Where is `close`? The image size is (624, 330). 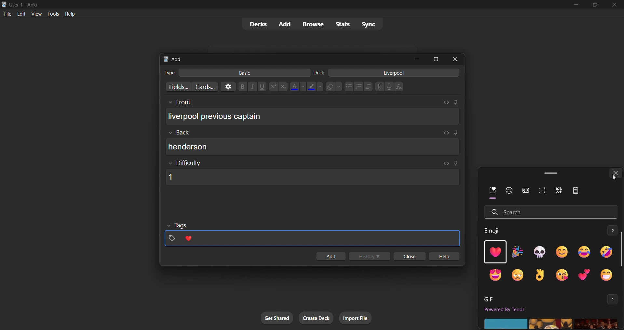 close is located at coordinates (616, 173).